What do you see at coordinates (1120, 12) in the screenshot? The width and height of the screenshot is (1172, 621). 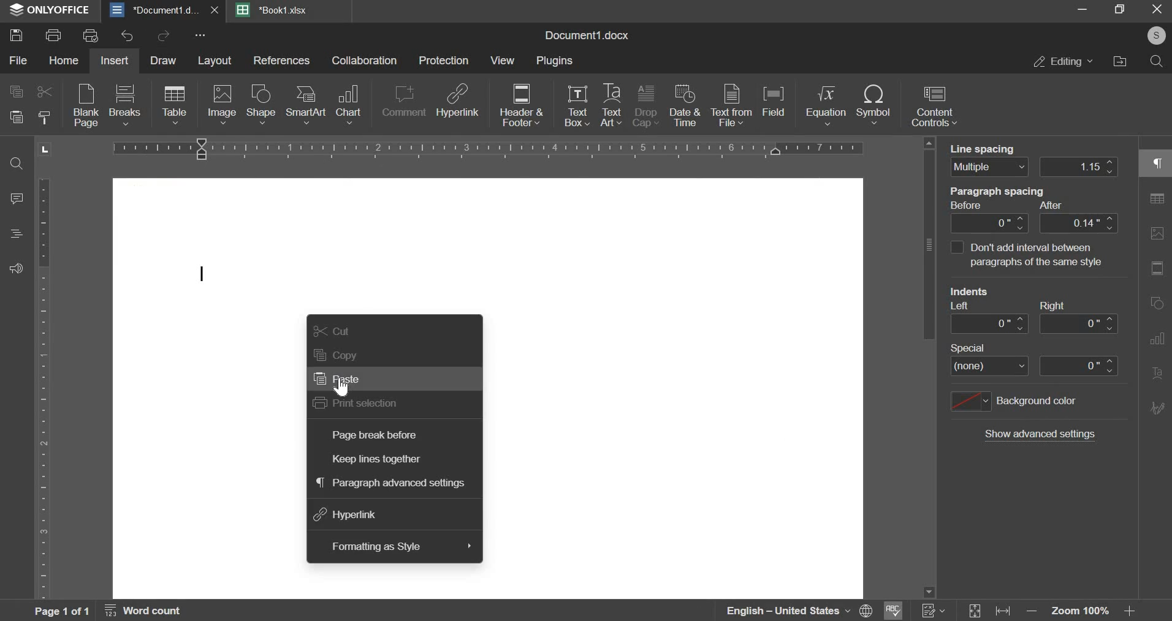 I see `maximize` at bounding box center [1120, 12].